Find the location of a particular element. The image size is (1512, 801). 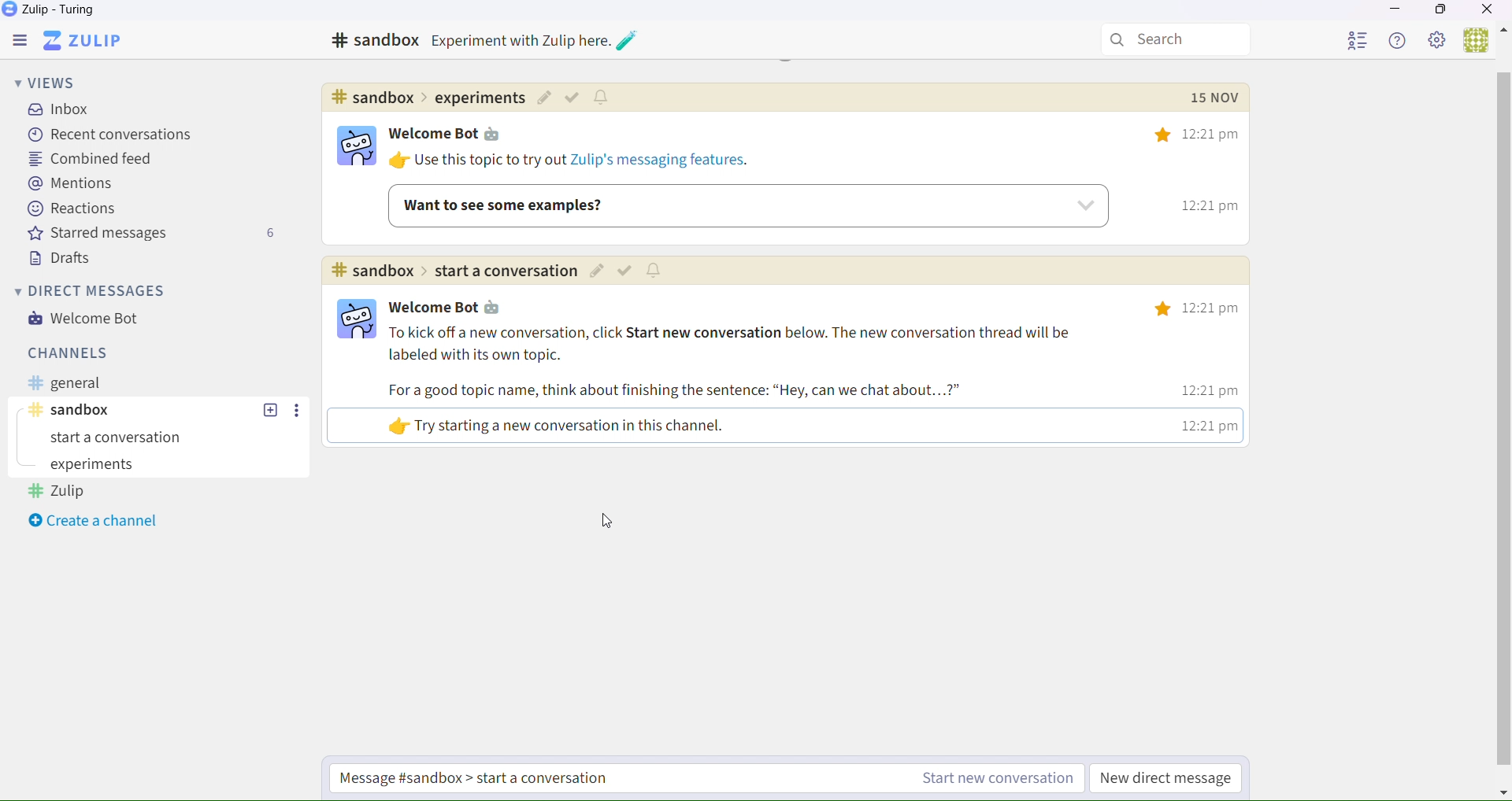

logo is located at coordinates (350, 323).